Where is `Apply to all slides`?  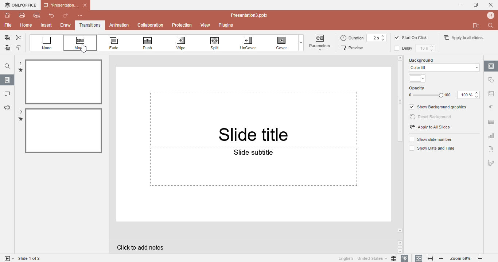 Apply to all slides is located at coordinates (463, 38).